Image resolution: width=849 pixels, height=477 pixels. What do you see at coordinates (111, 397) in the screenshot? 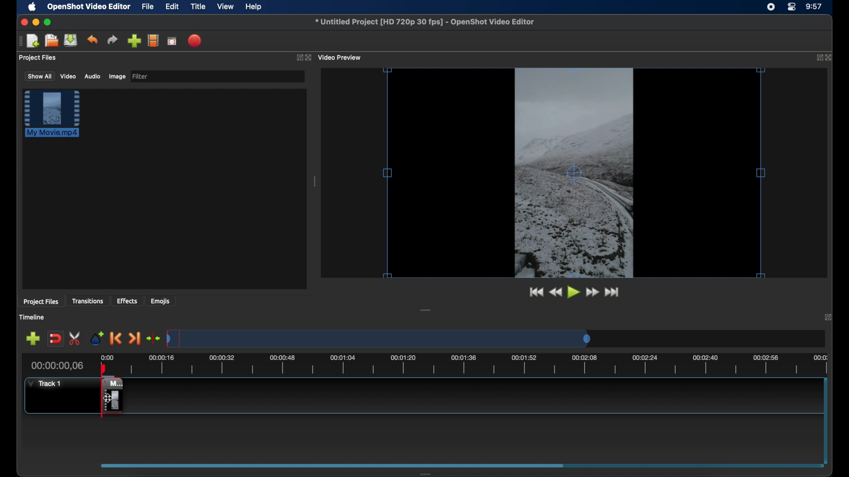
I see `drag cursor` at bounding box center [111, 397].